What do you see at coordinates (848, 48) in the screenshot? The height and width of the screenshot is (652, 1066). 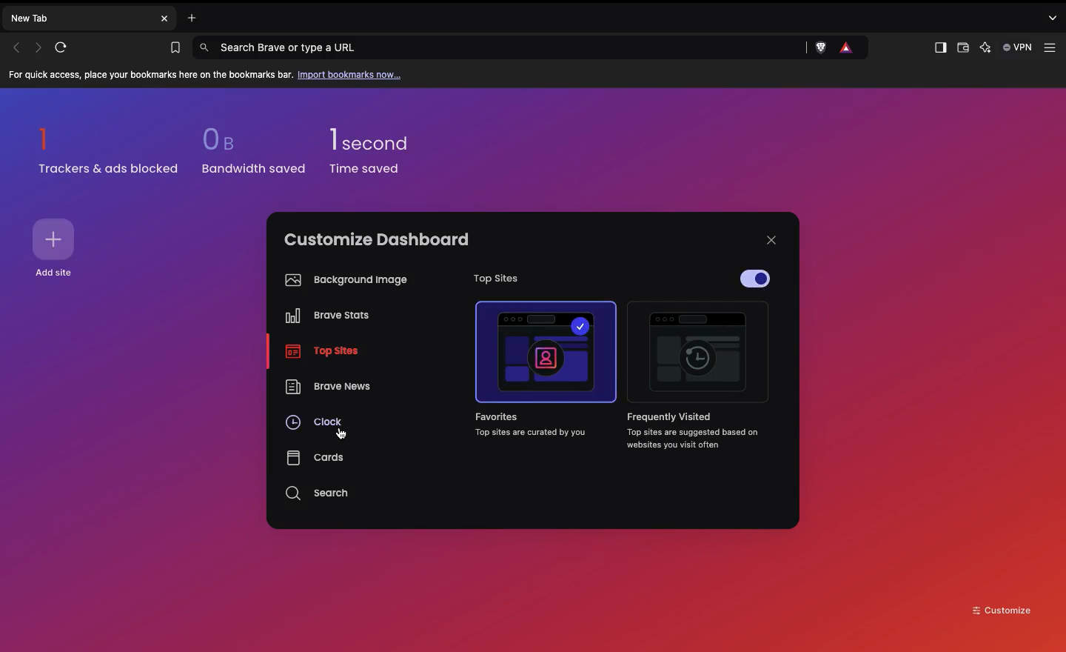 I see `Rewards` at bounding box center [848, 48].